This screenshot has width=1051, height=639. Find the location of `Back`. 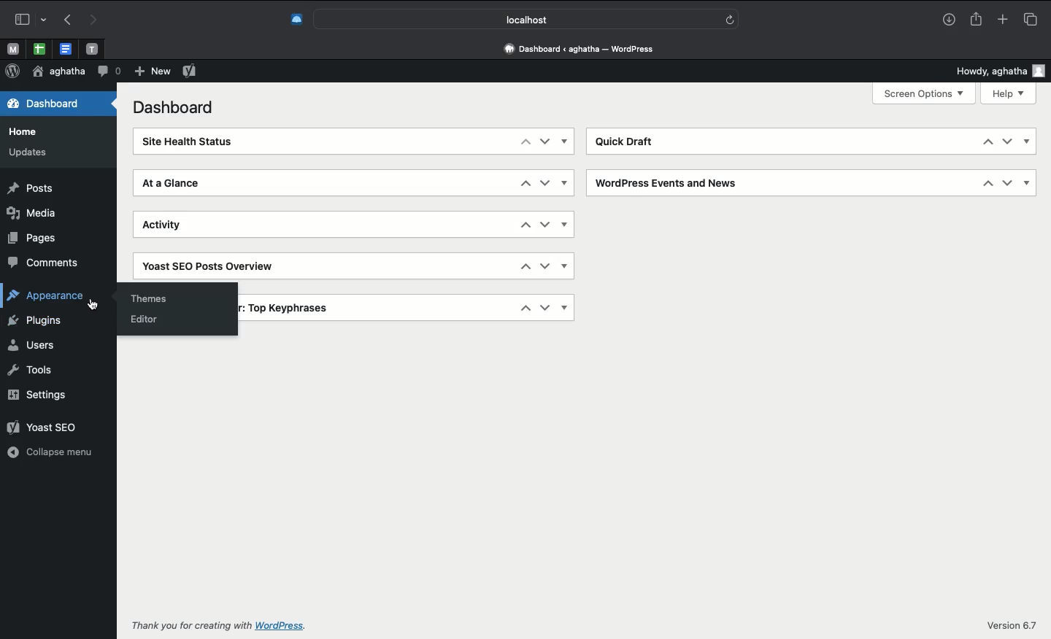

Back is located at coordinates (67, 20).